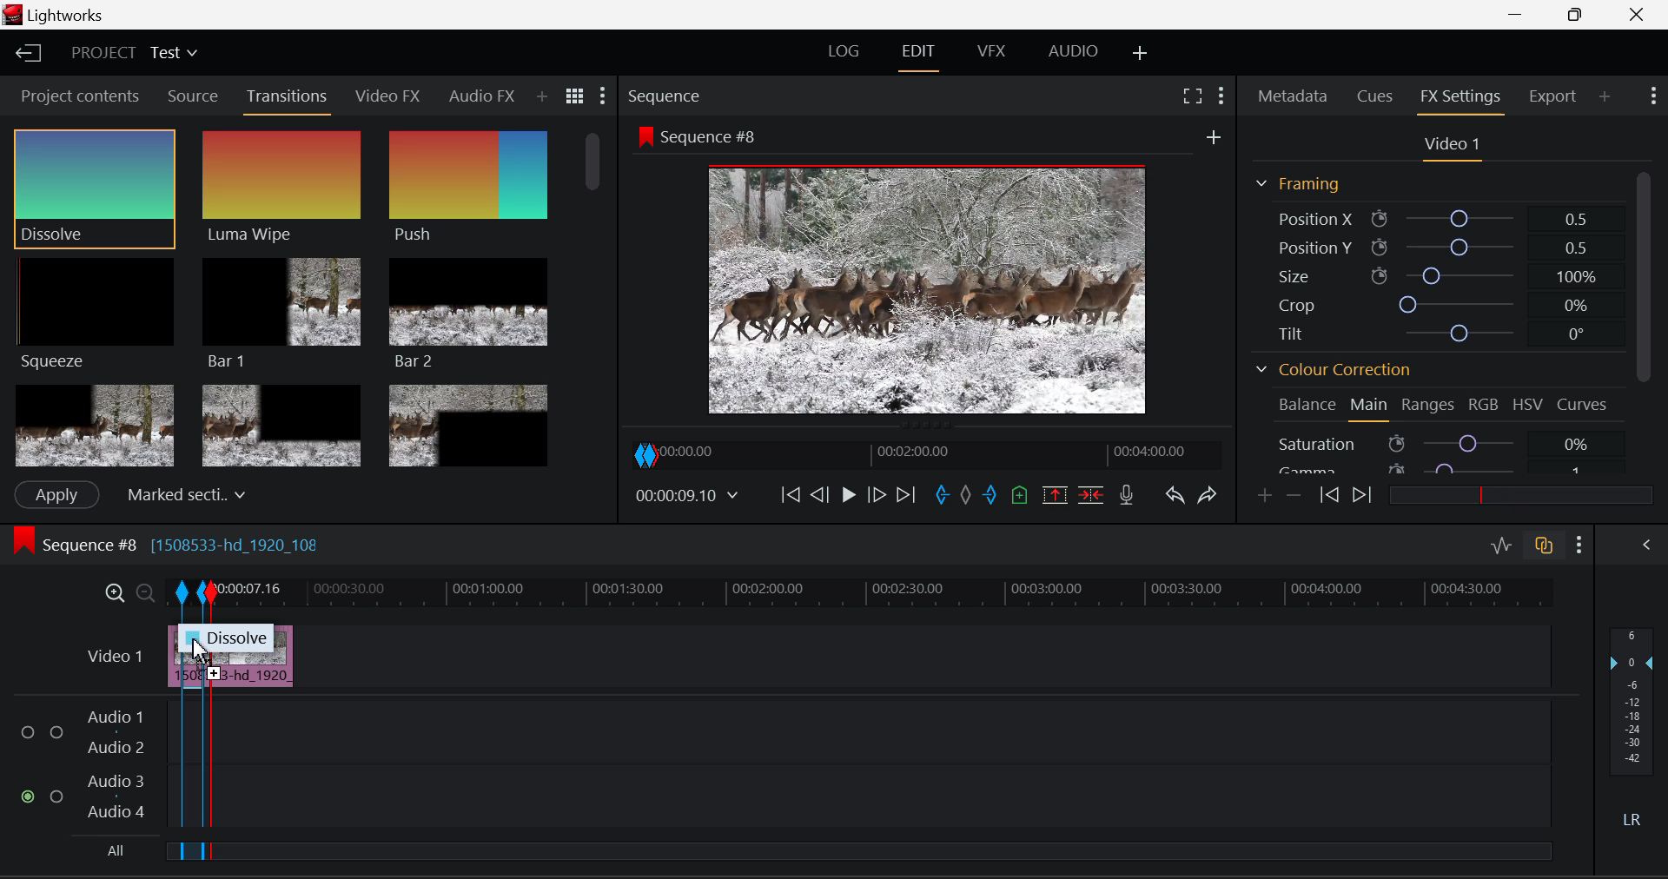 The width and height of the screenshot is (1668, 879). I want to click on Sequence #8 Preview Screen, so click(928, 271).